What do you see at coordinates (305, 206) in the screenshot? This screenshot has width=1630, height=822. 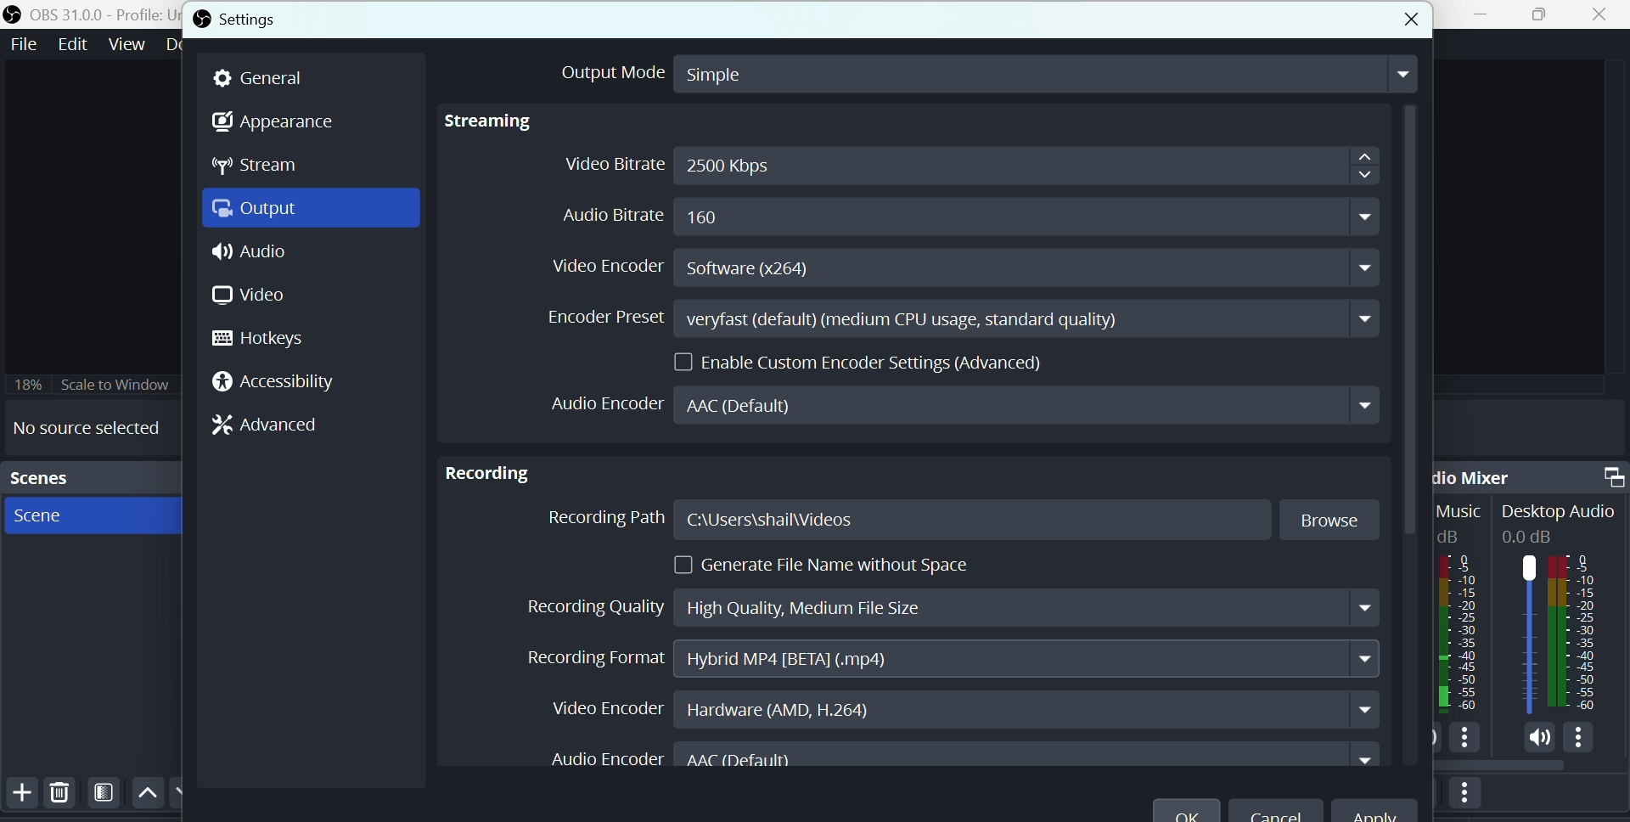 I see `Output` at bounding box center [305, 206].